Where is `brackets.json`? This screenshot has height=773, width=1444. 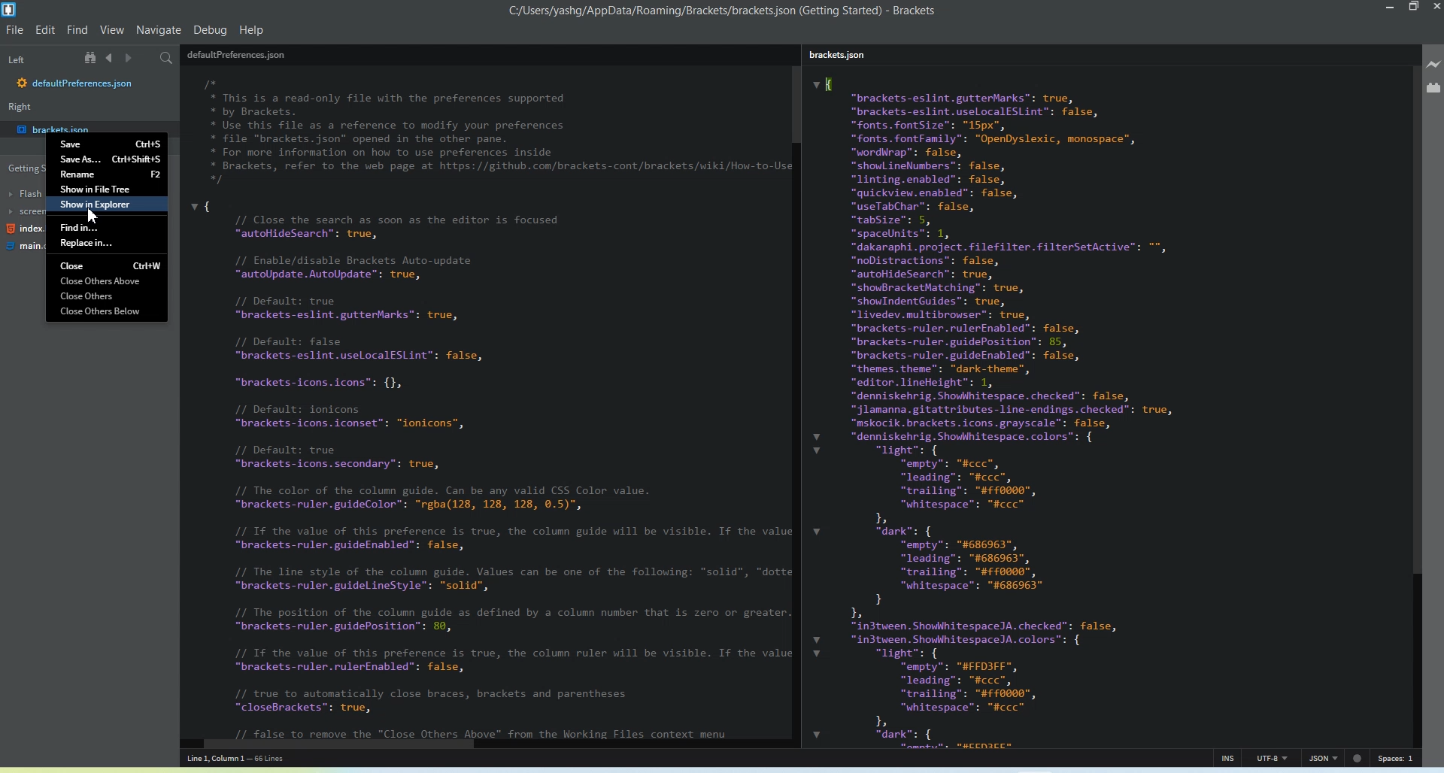 brackets.json is located at coordinates (56, 129).